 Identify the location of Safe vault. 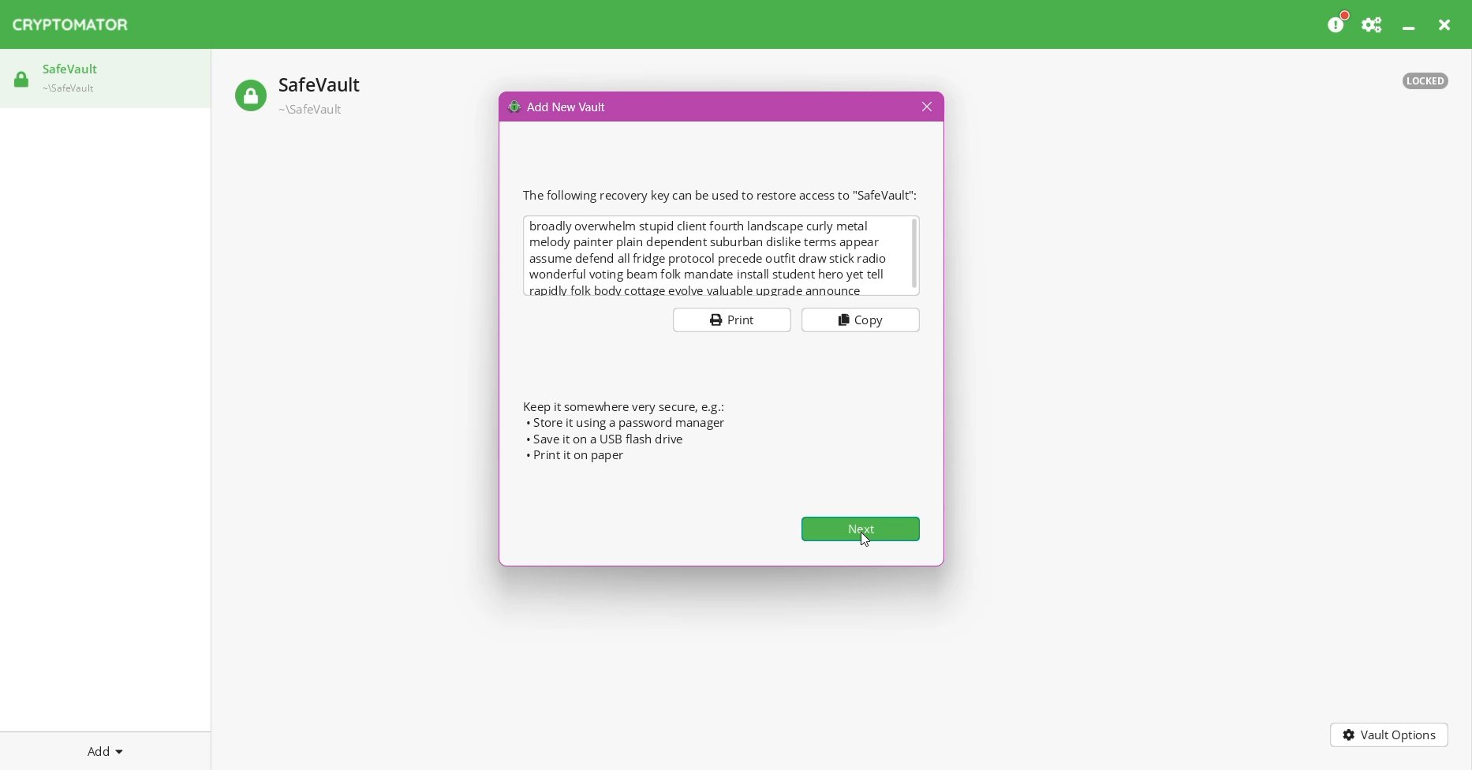
(299, 93).